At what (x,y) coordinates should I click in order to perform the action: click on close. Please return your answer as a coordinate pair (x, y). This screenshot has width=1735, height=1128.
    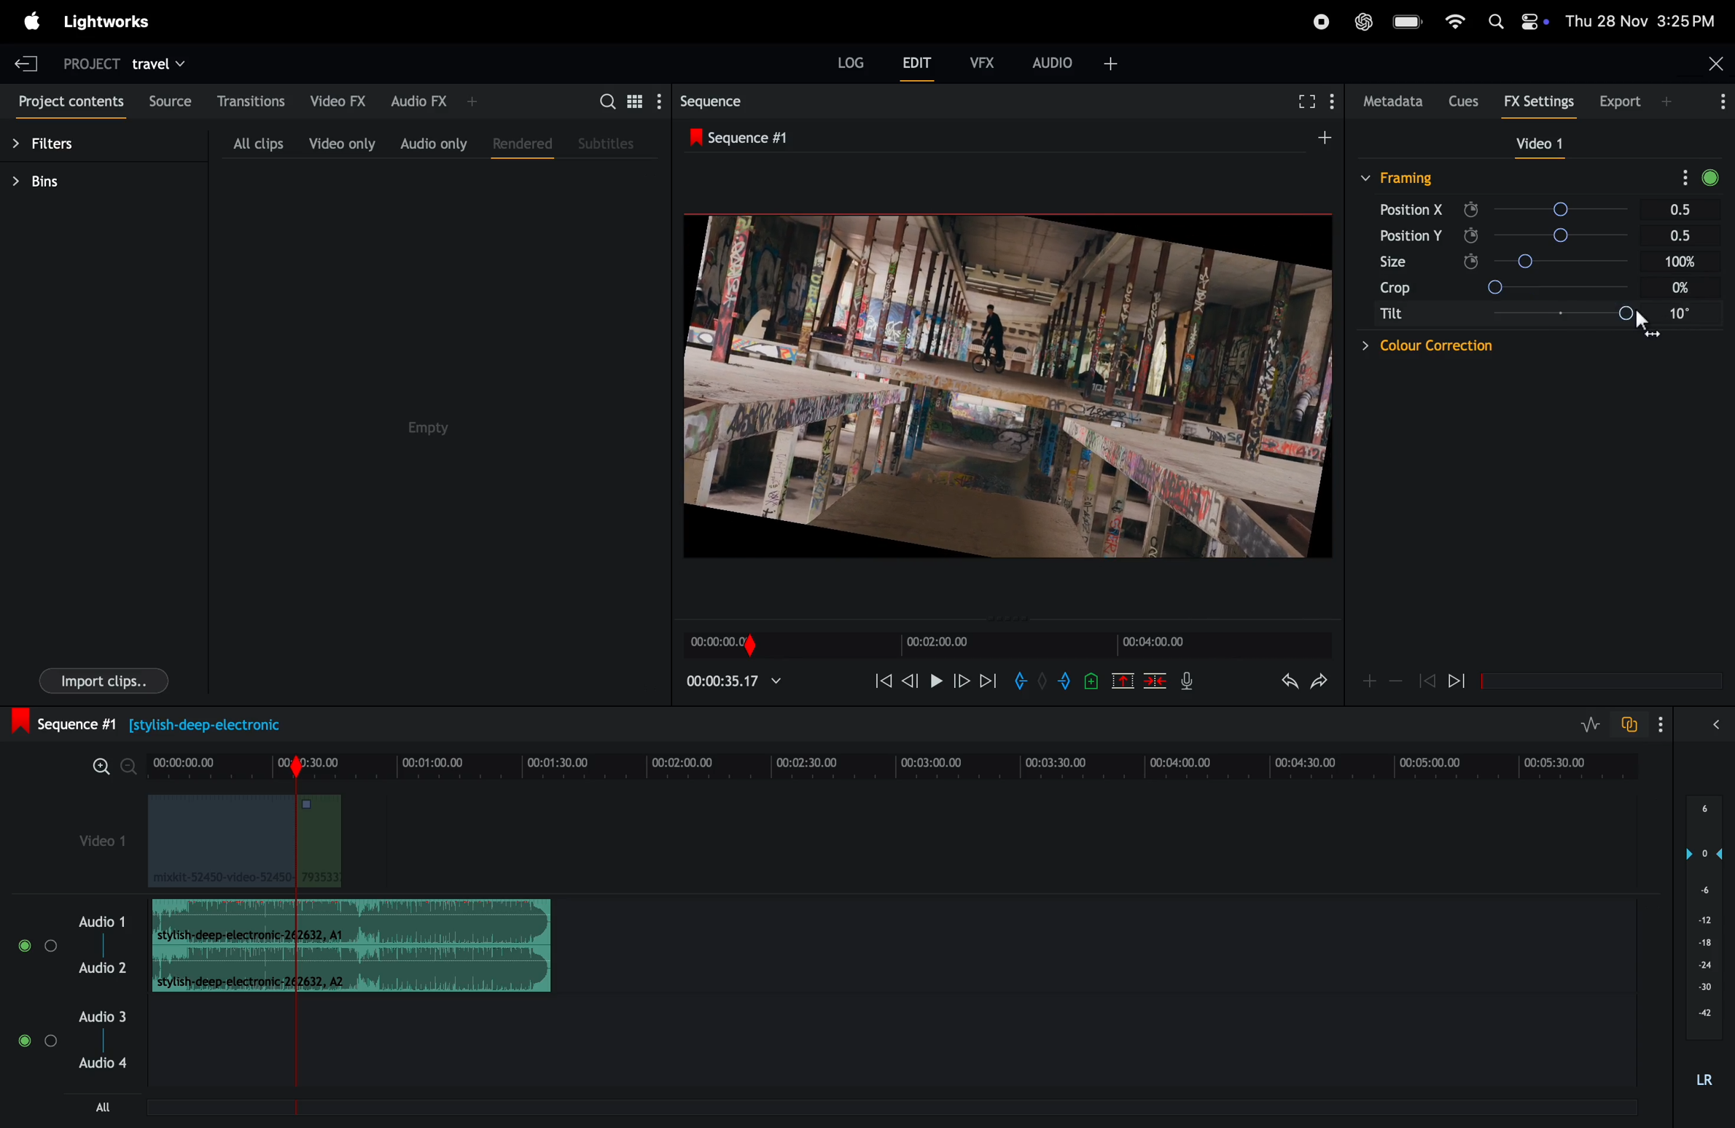
    Looking at the image, I should click on (1714, 63).